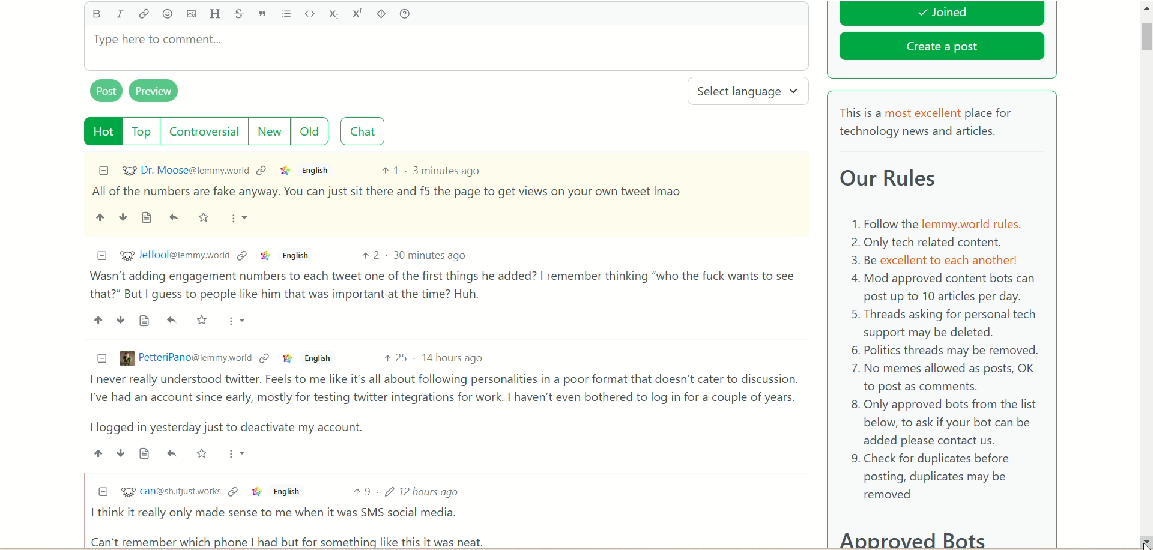 The image size is (1153, 550). What do you see at coordinates (172, 452) in the screenshot?
I see `Share` at bounding box center [172, 452].